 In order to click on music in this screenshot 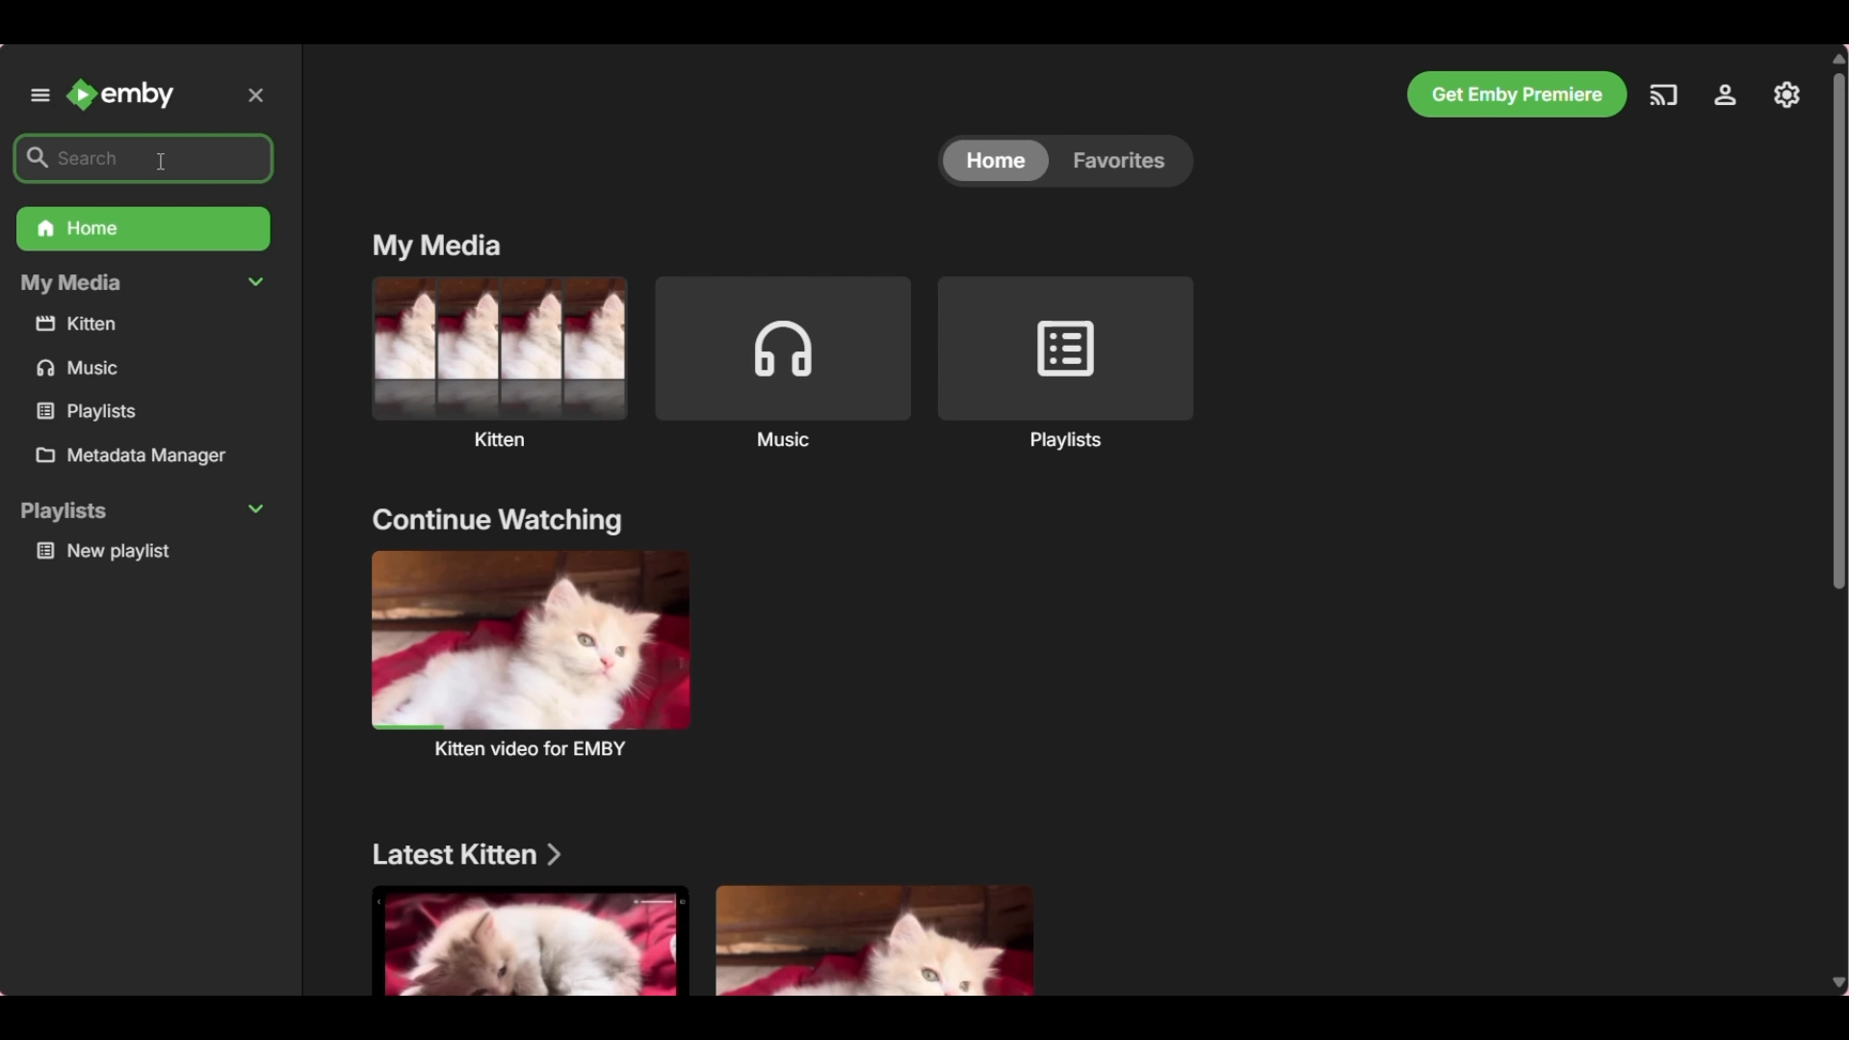, I will do `click(146, 370)`.